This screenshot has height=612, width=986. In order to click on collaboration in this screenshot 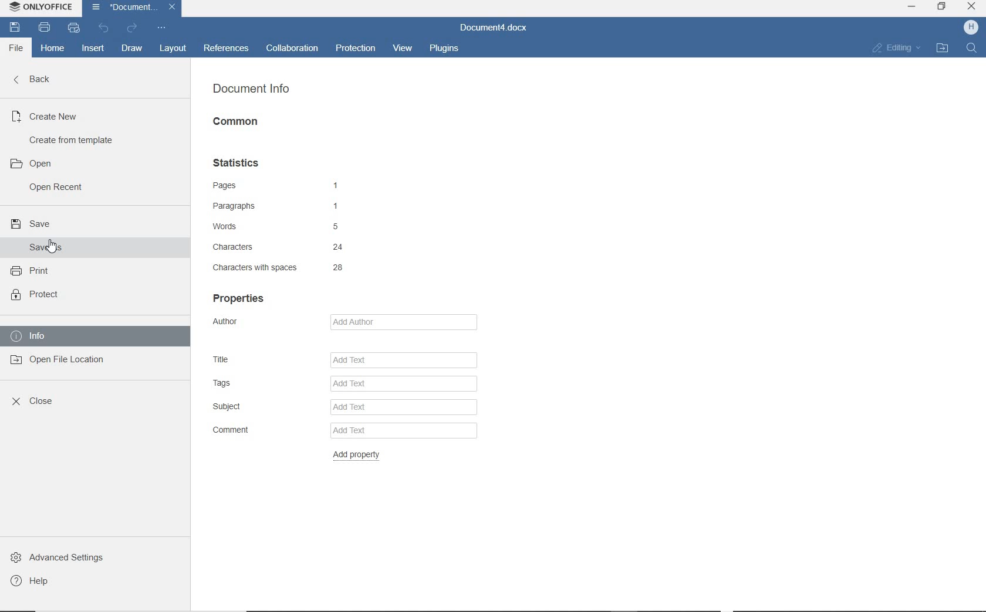, I will do `click(293, 49)`.